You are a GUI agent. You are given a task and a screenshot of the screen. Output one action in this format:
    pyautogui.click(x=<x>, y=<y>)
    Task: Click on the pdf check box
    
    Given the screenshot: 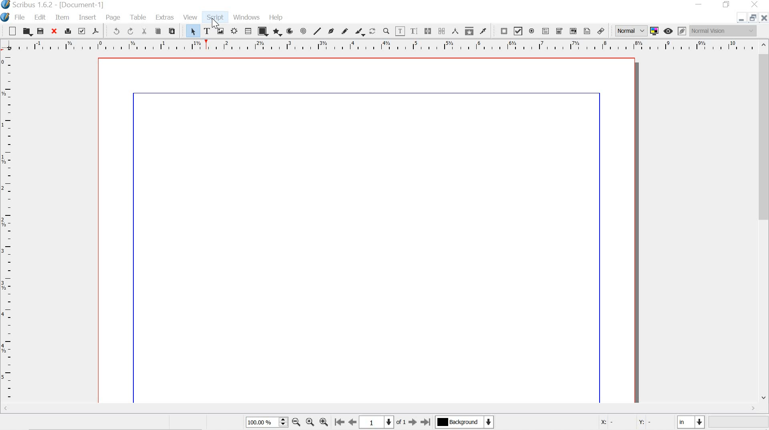 What is the action you would take?
    pyautogui.click(x=518, y=32)
    